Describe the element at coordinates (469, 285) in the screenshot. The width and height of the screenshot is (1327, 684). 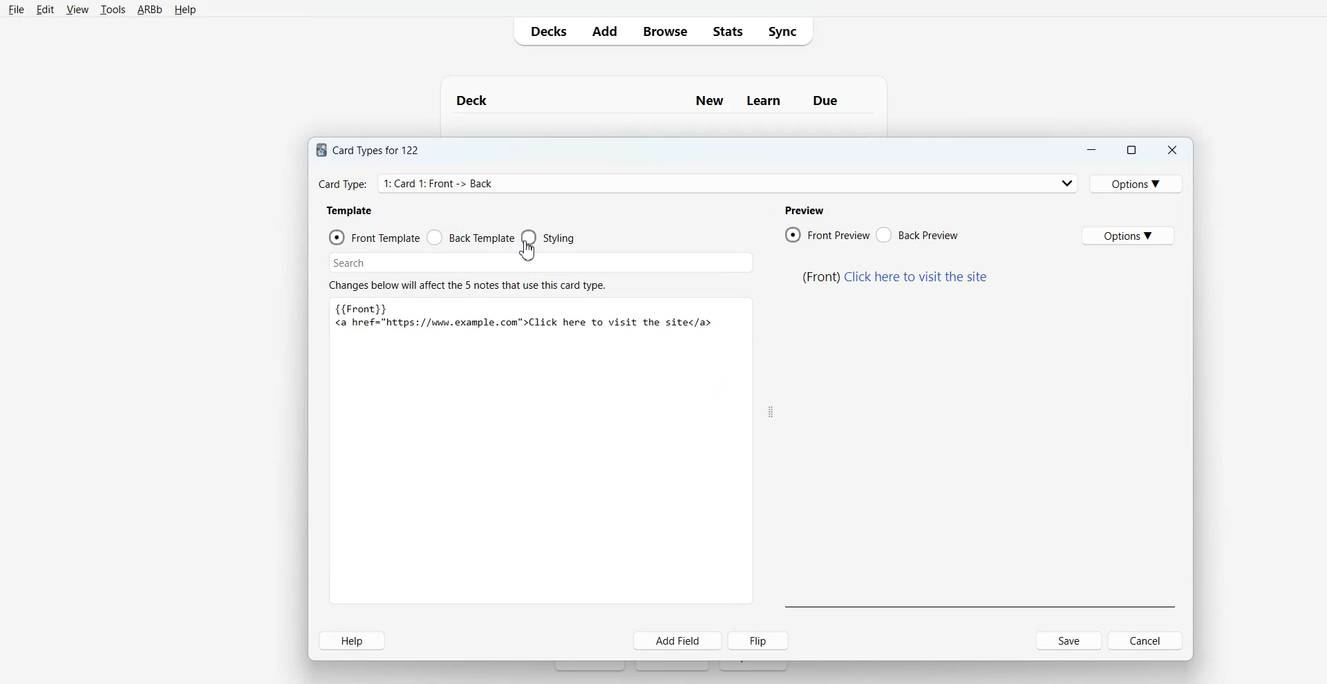
I see `text 6` at that location.